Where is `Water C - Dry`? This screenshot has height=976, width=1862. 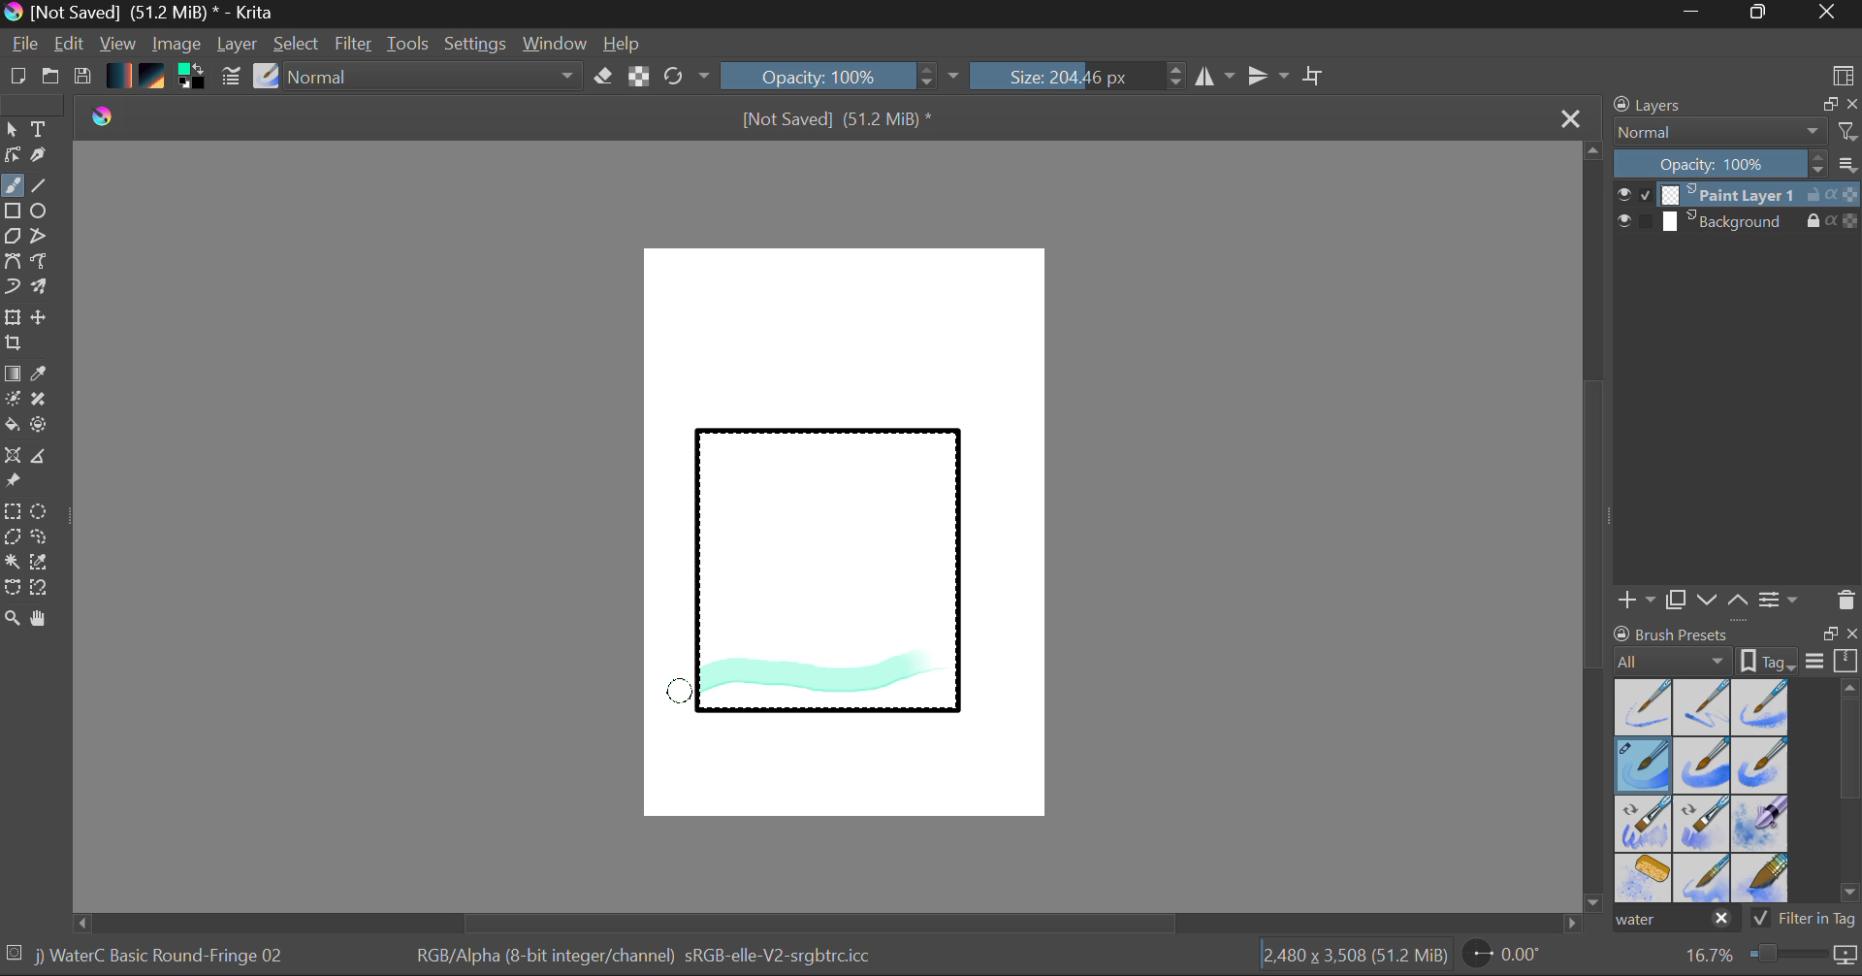
Water C - Dry is located at coordinates (1645, 705).